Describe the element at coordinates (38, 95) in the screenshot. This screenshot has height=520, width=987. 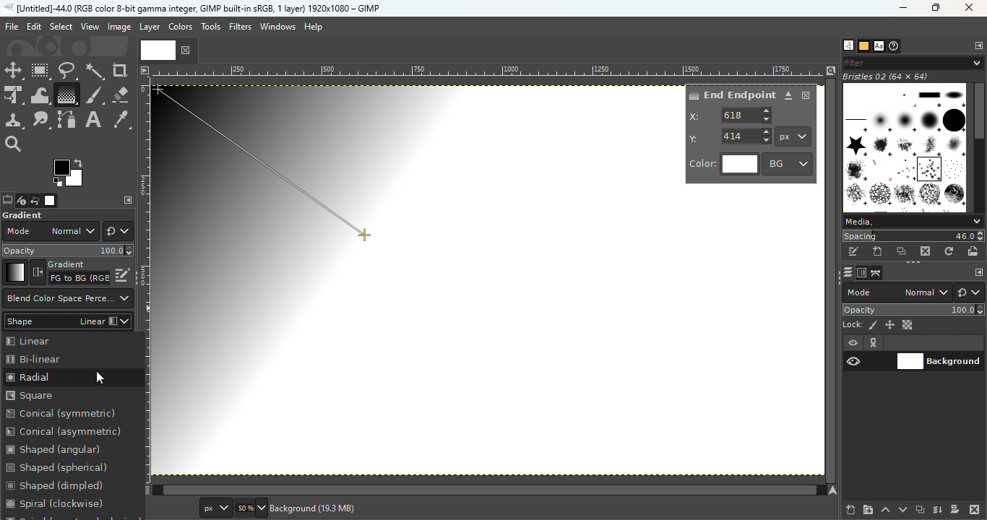
I see `Wrap transform` at that location.